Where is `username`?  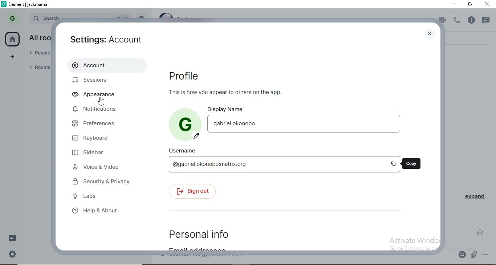 username is located at coordinates (186, 150).